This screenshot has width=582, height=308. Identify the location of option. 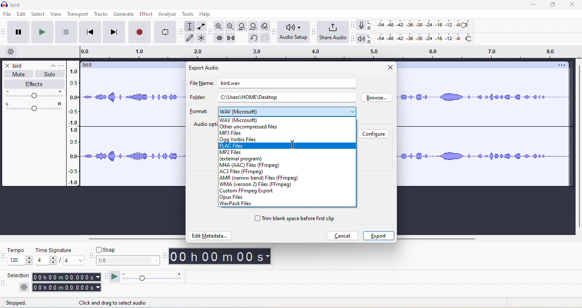
(561, 65).